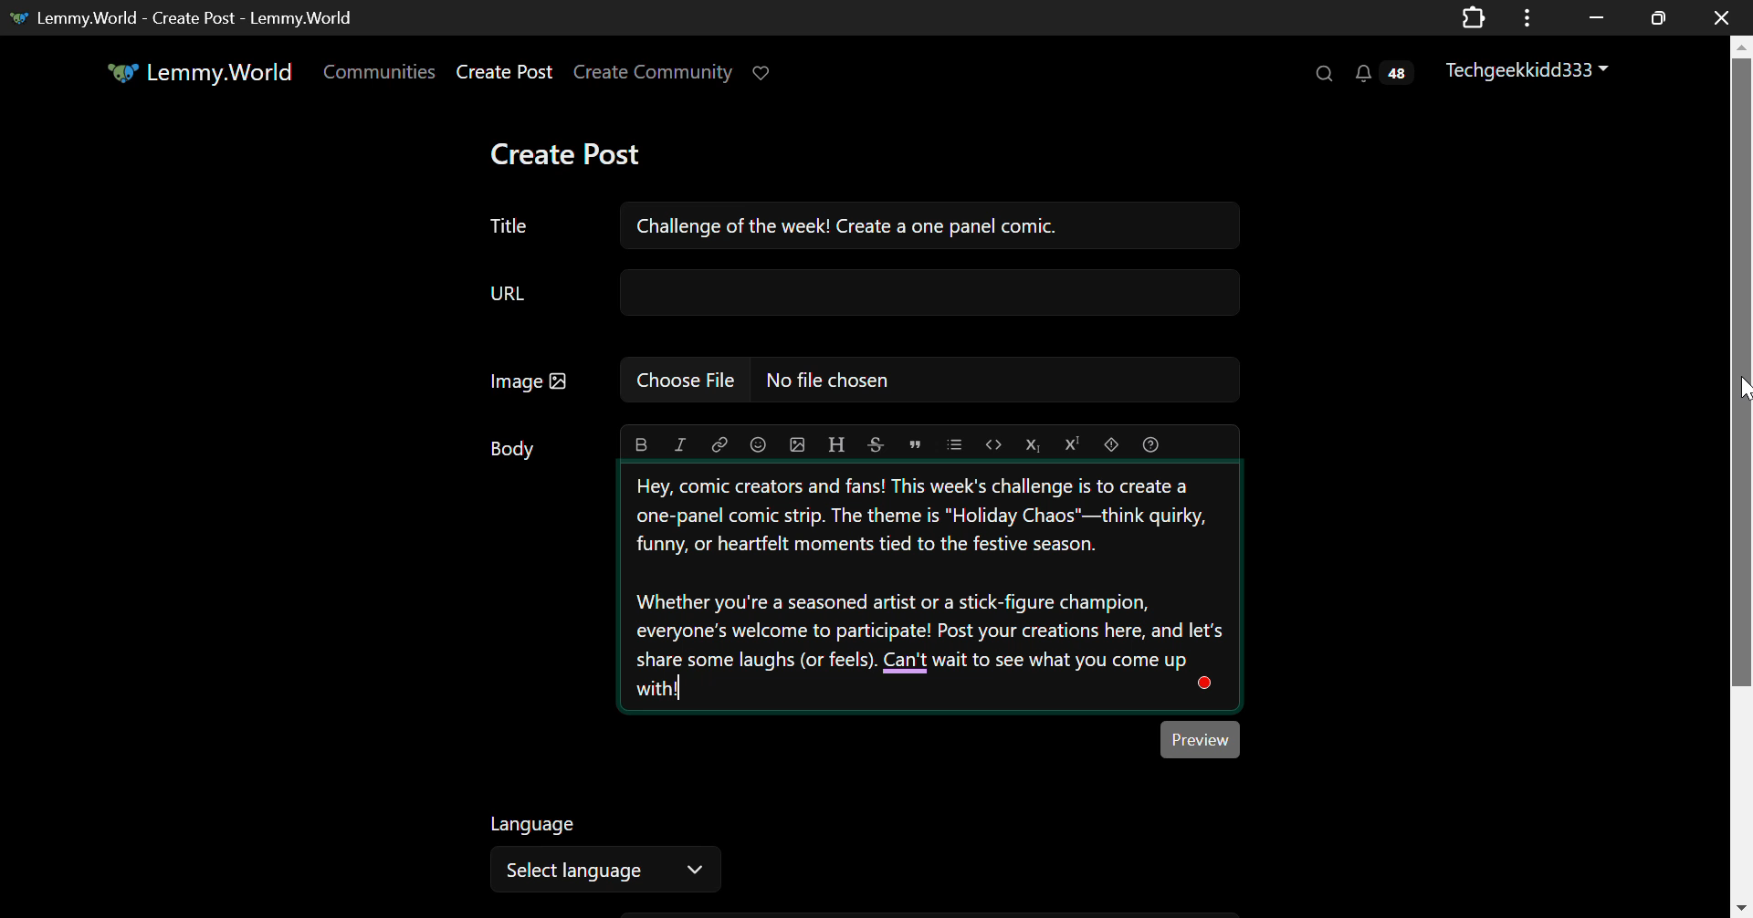 The width and height of the screenshot is (1753, 918). I want to click on Lemmy.World- Create Post -Lemmy.World, so click(188, 16).